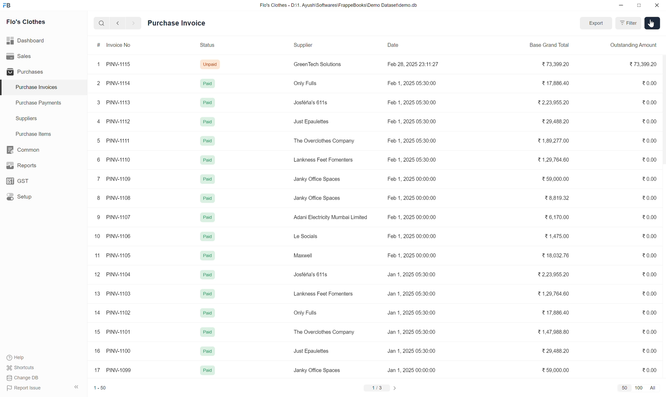 This screenshot has width=666, height=397. Describe the element at coordinates (97, 84) in the screenshot. I see `2` at that location.